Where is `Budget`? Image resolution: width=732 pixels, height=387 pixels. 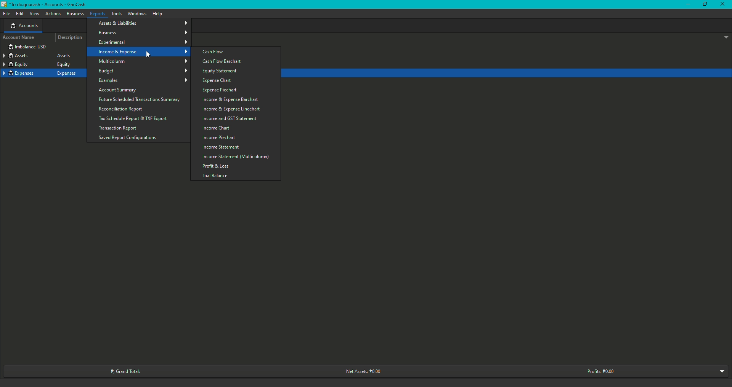 Budget is located at coordinates (143, 71).